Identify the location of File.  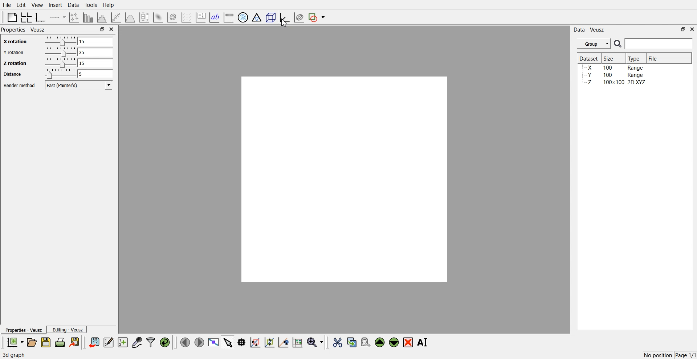
(654, 58).